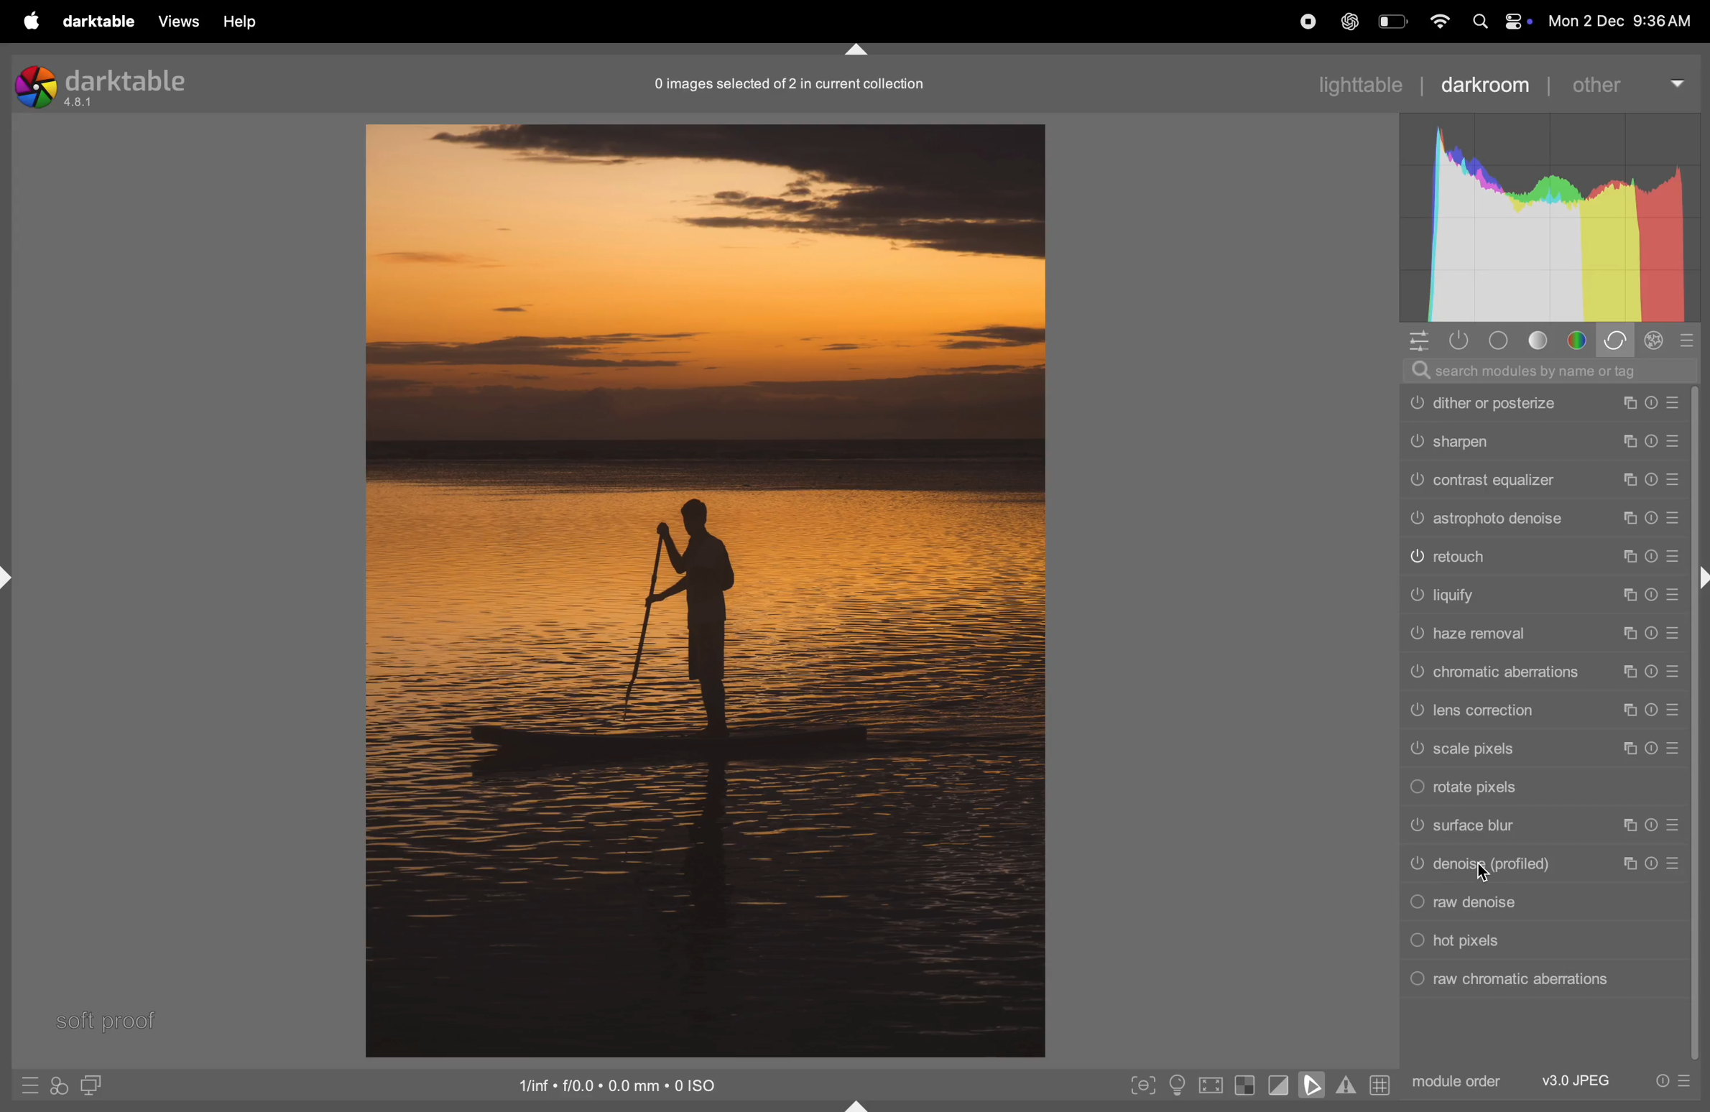 Image resolution: width=1710 pixels, height=1112 pixels. What do you see at coordinates (1312, 1087) in the screenshot?
I see `toggle softproffing` at bounding box center [1312, 1087].